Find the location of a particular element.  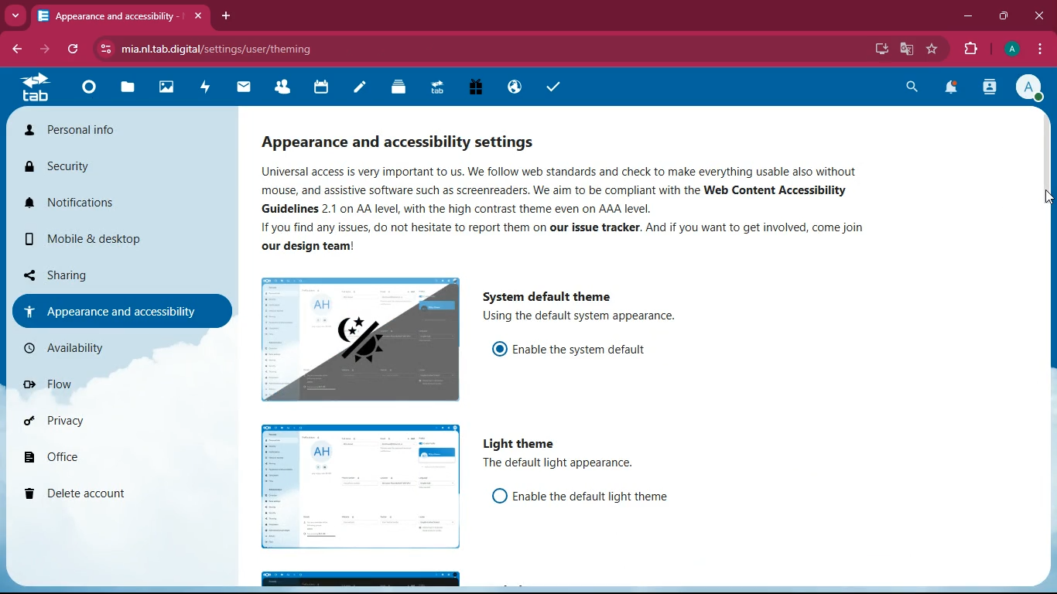

more is located at coordinates (15, 15).